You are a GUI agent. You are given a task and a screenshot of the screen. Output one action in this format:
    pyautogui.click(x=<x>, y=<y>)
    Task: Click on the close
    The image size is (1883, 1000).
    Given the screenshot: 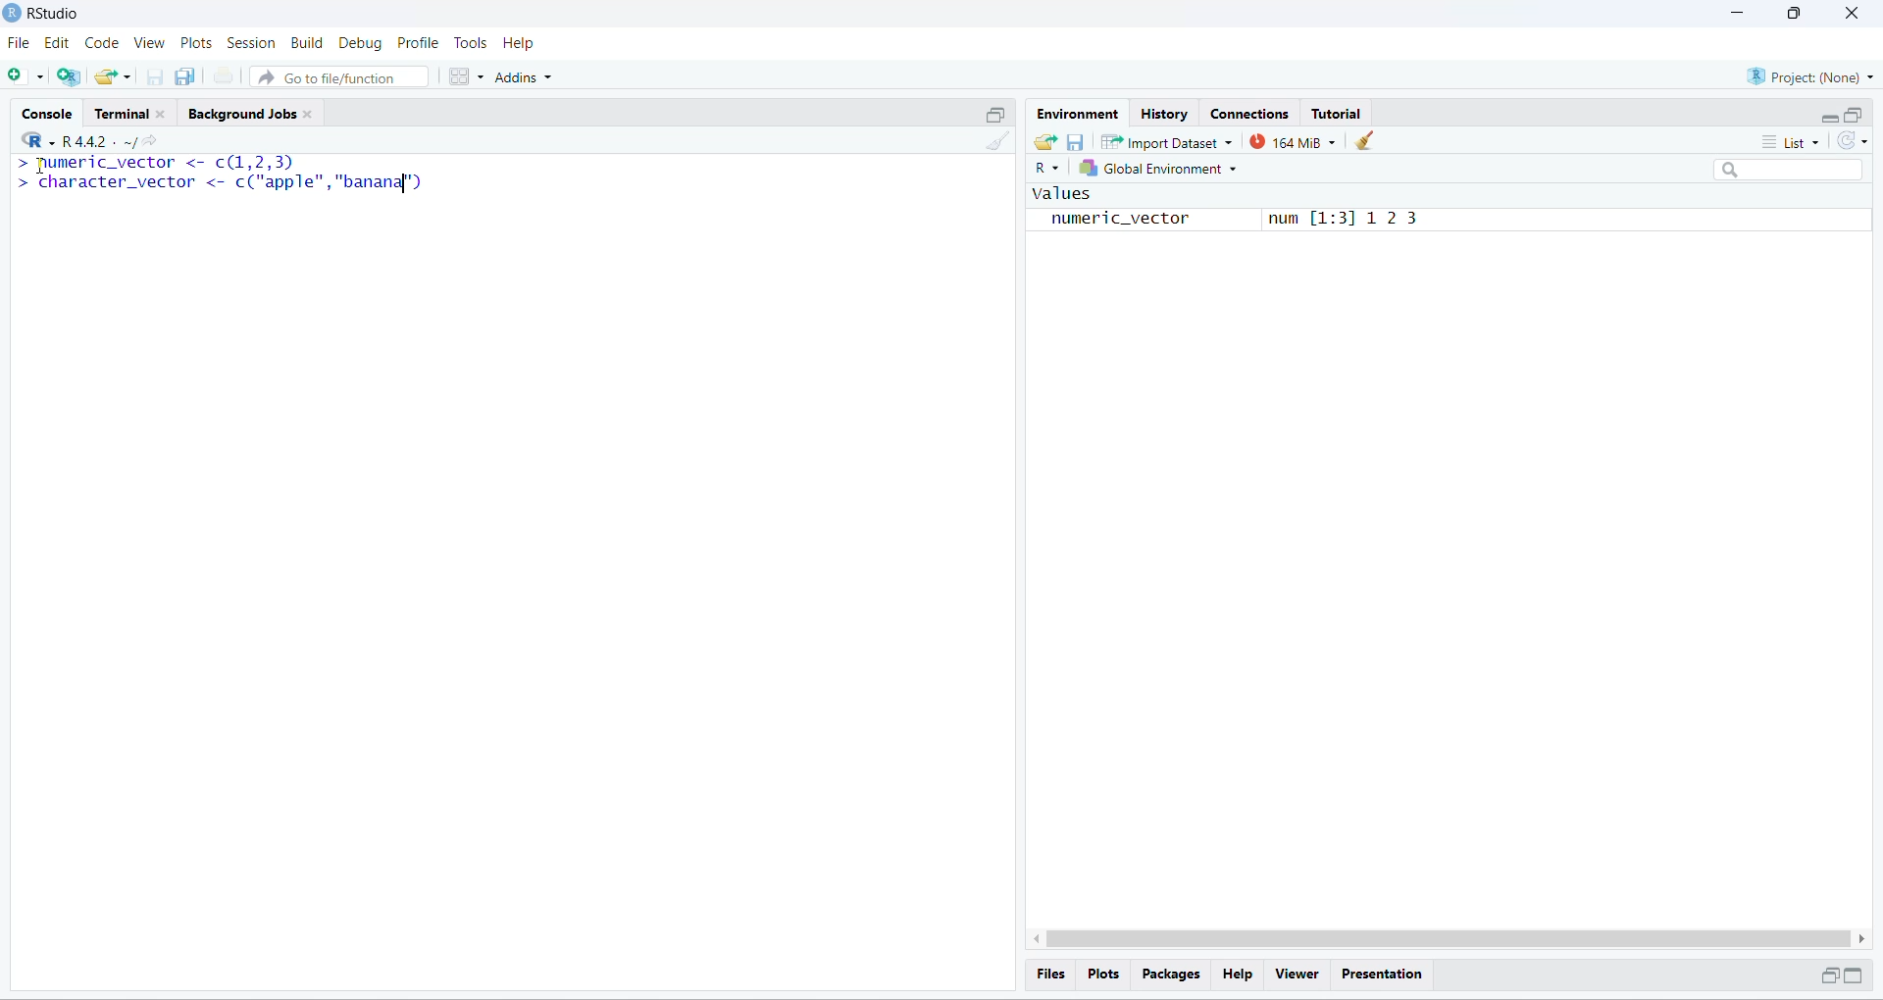 What is the action you would take?
    pyautogui.click(x=1850, y=13)
    